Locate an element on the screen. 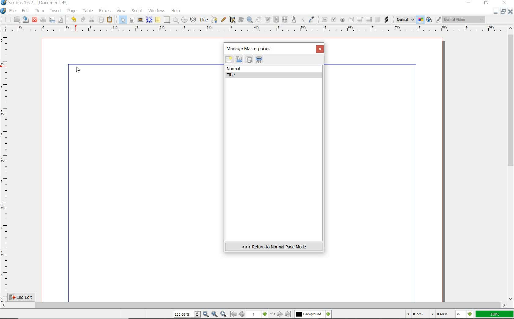  zoom to 100% is located at coordinates (215, 314).